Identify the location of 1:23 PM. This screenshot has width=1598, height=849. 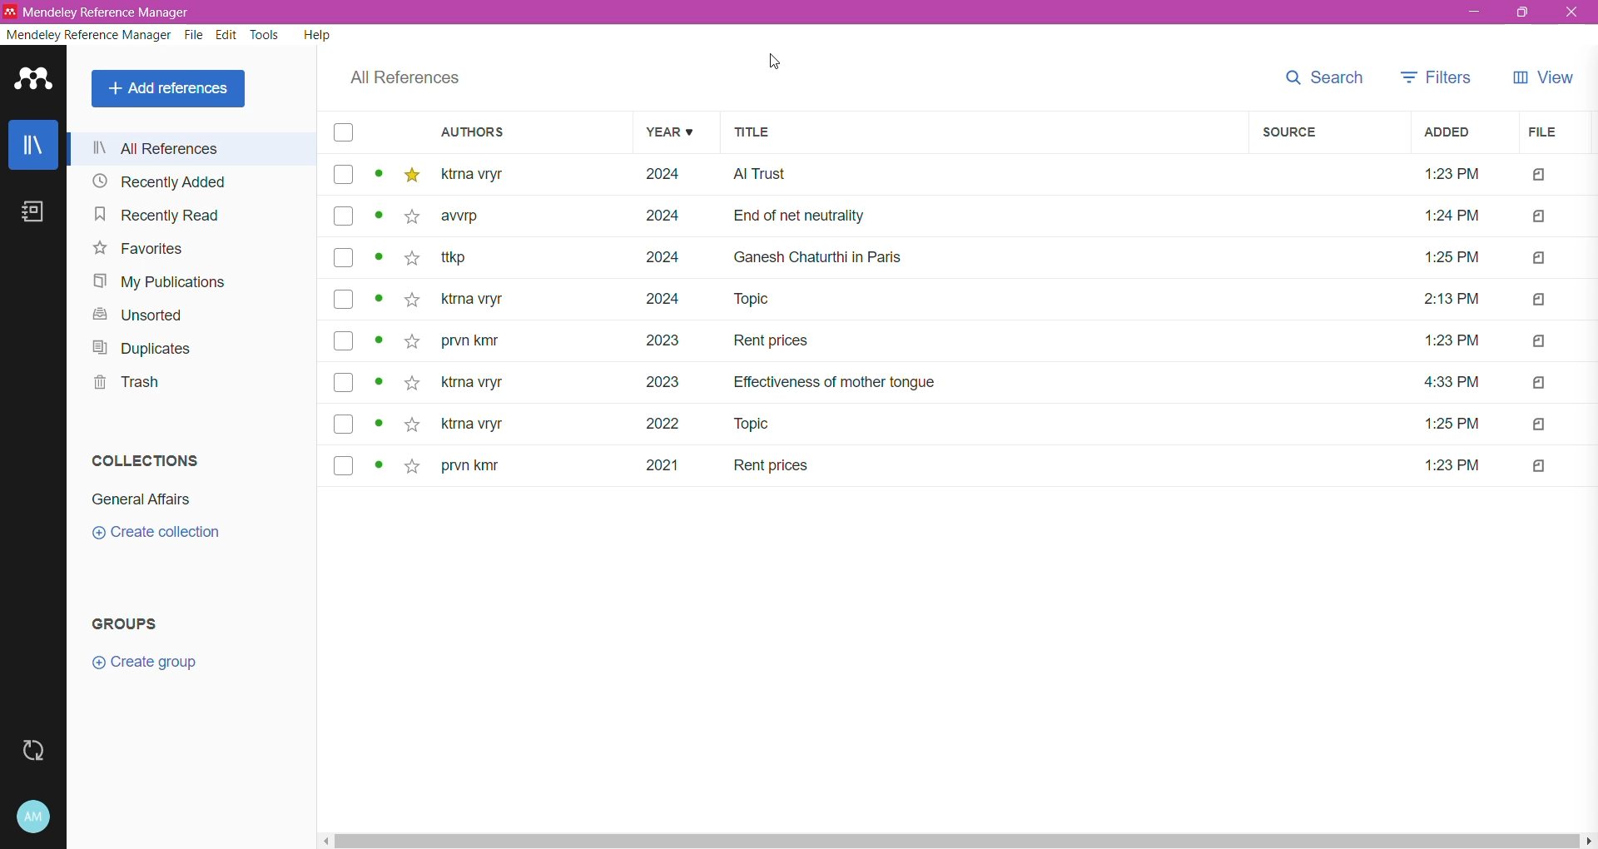
(1455, 464).